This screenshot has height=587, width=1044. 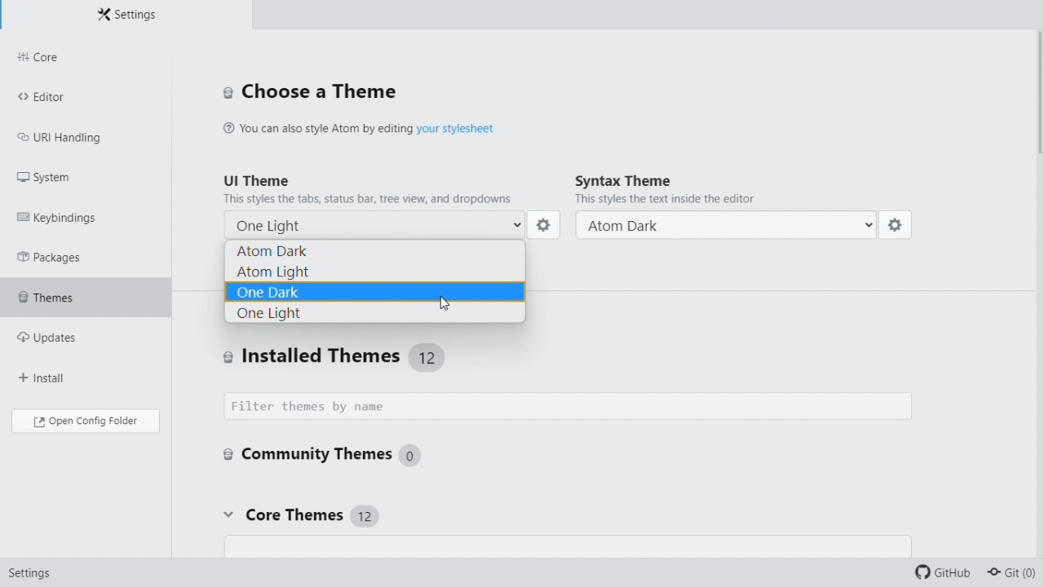 What do you see at coordinates (134, 16) in the screenshot?
I see `Settings` at bounding box center [134, 16].